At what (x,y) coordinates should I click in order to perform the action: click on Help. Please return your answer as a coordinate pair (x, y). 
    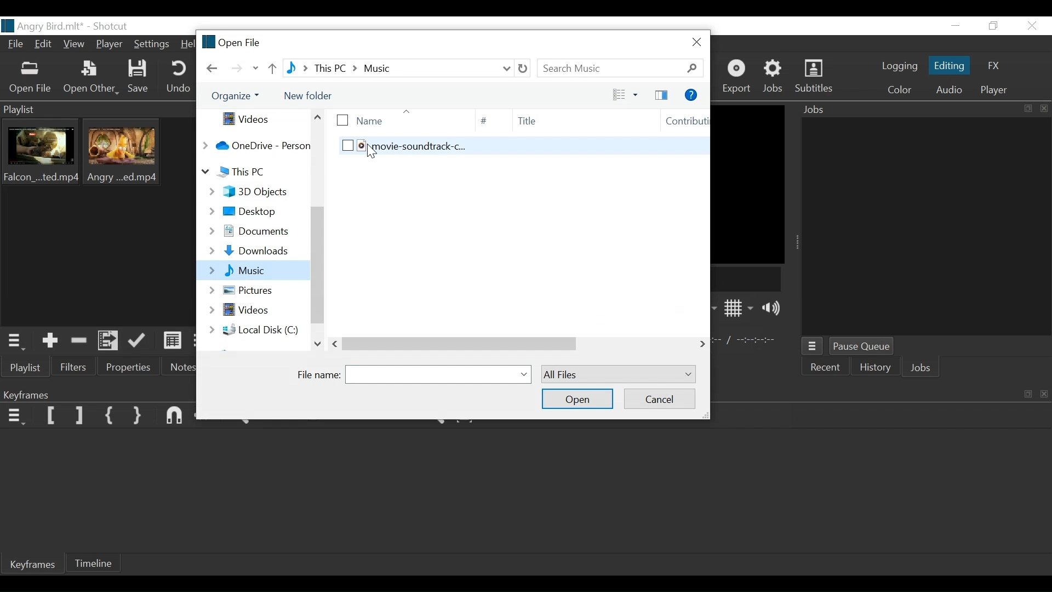
    Looking at the image, I should click on (691, 94).